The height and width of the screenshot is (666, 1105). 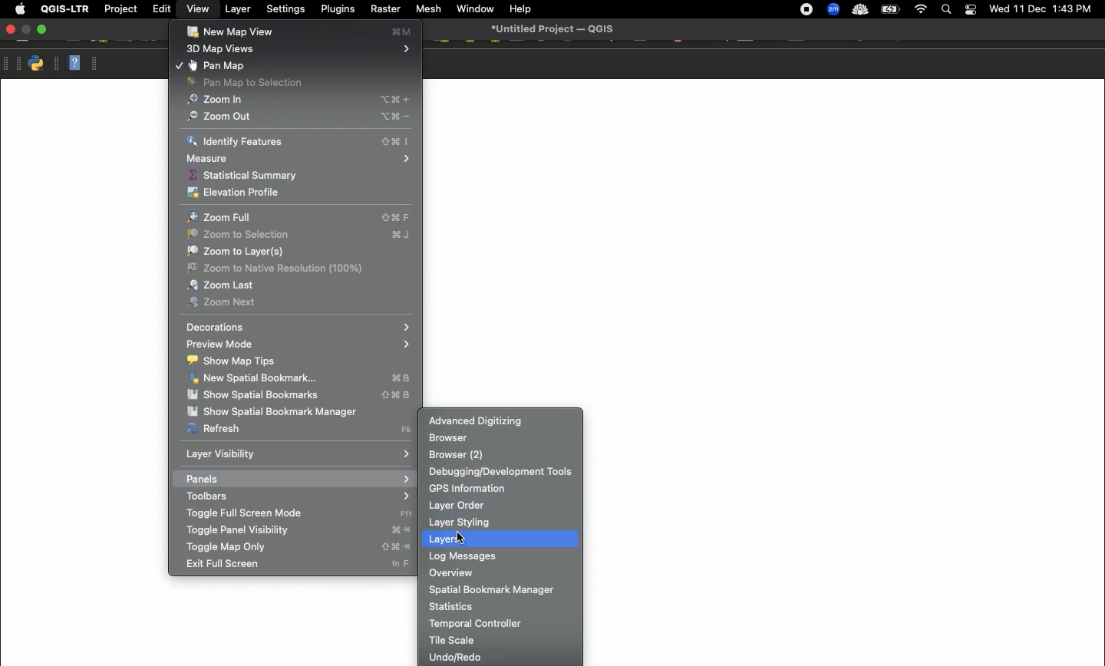 What do you see at coordinates (504, 623) in the screenshot?
I see `Temporary controller` at bounding box center [504, 623].